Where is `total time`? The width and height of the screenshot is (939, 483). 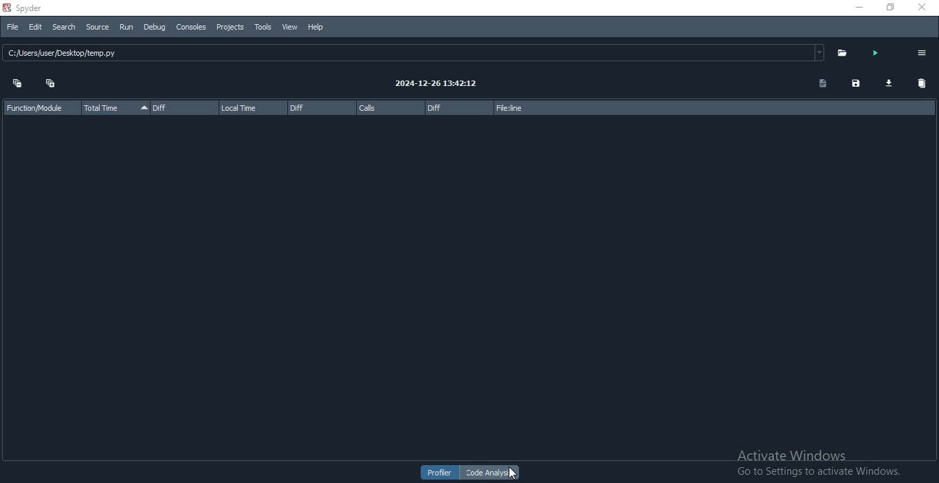 total time is located at coordinates (115, 108).